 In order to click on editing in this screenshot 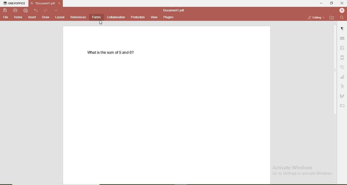, I will do `click(314, 17)`.